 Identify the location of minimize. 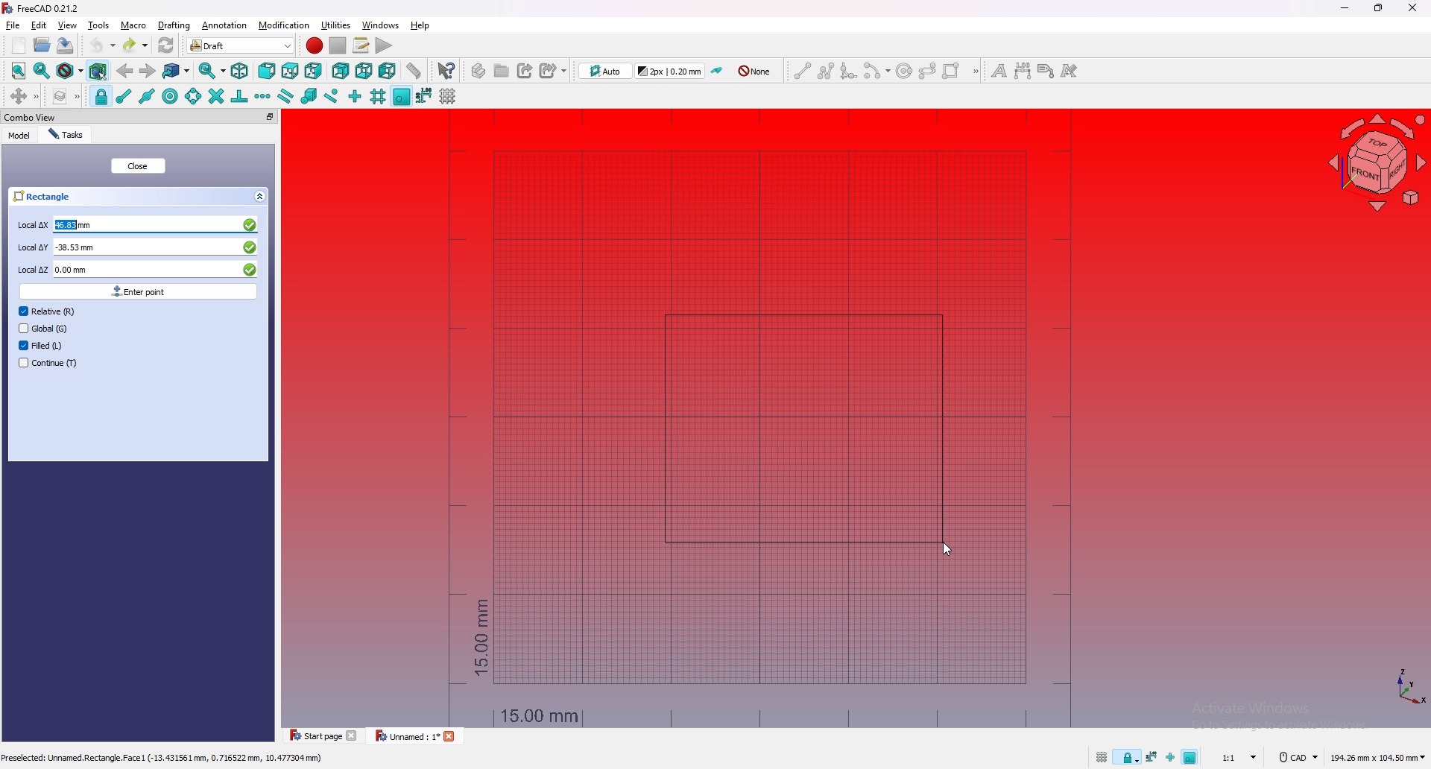
(1345, 8).